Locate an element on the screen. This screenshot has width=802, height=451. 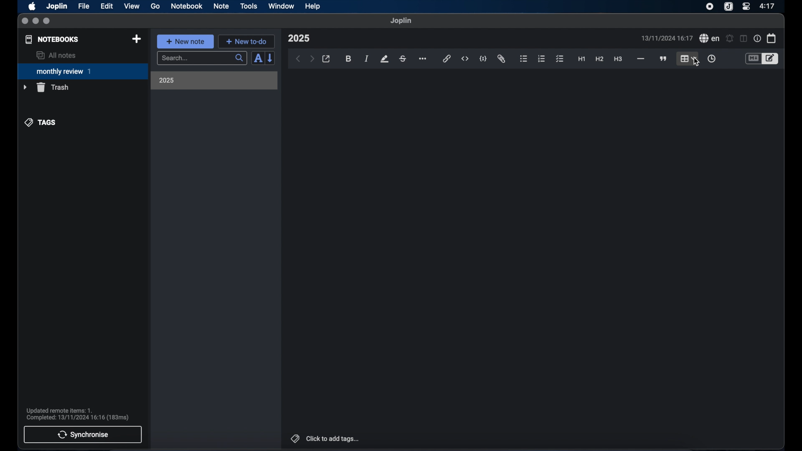
toggle editor is located at coordinates (772, 59).